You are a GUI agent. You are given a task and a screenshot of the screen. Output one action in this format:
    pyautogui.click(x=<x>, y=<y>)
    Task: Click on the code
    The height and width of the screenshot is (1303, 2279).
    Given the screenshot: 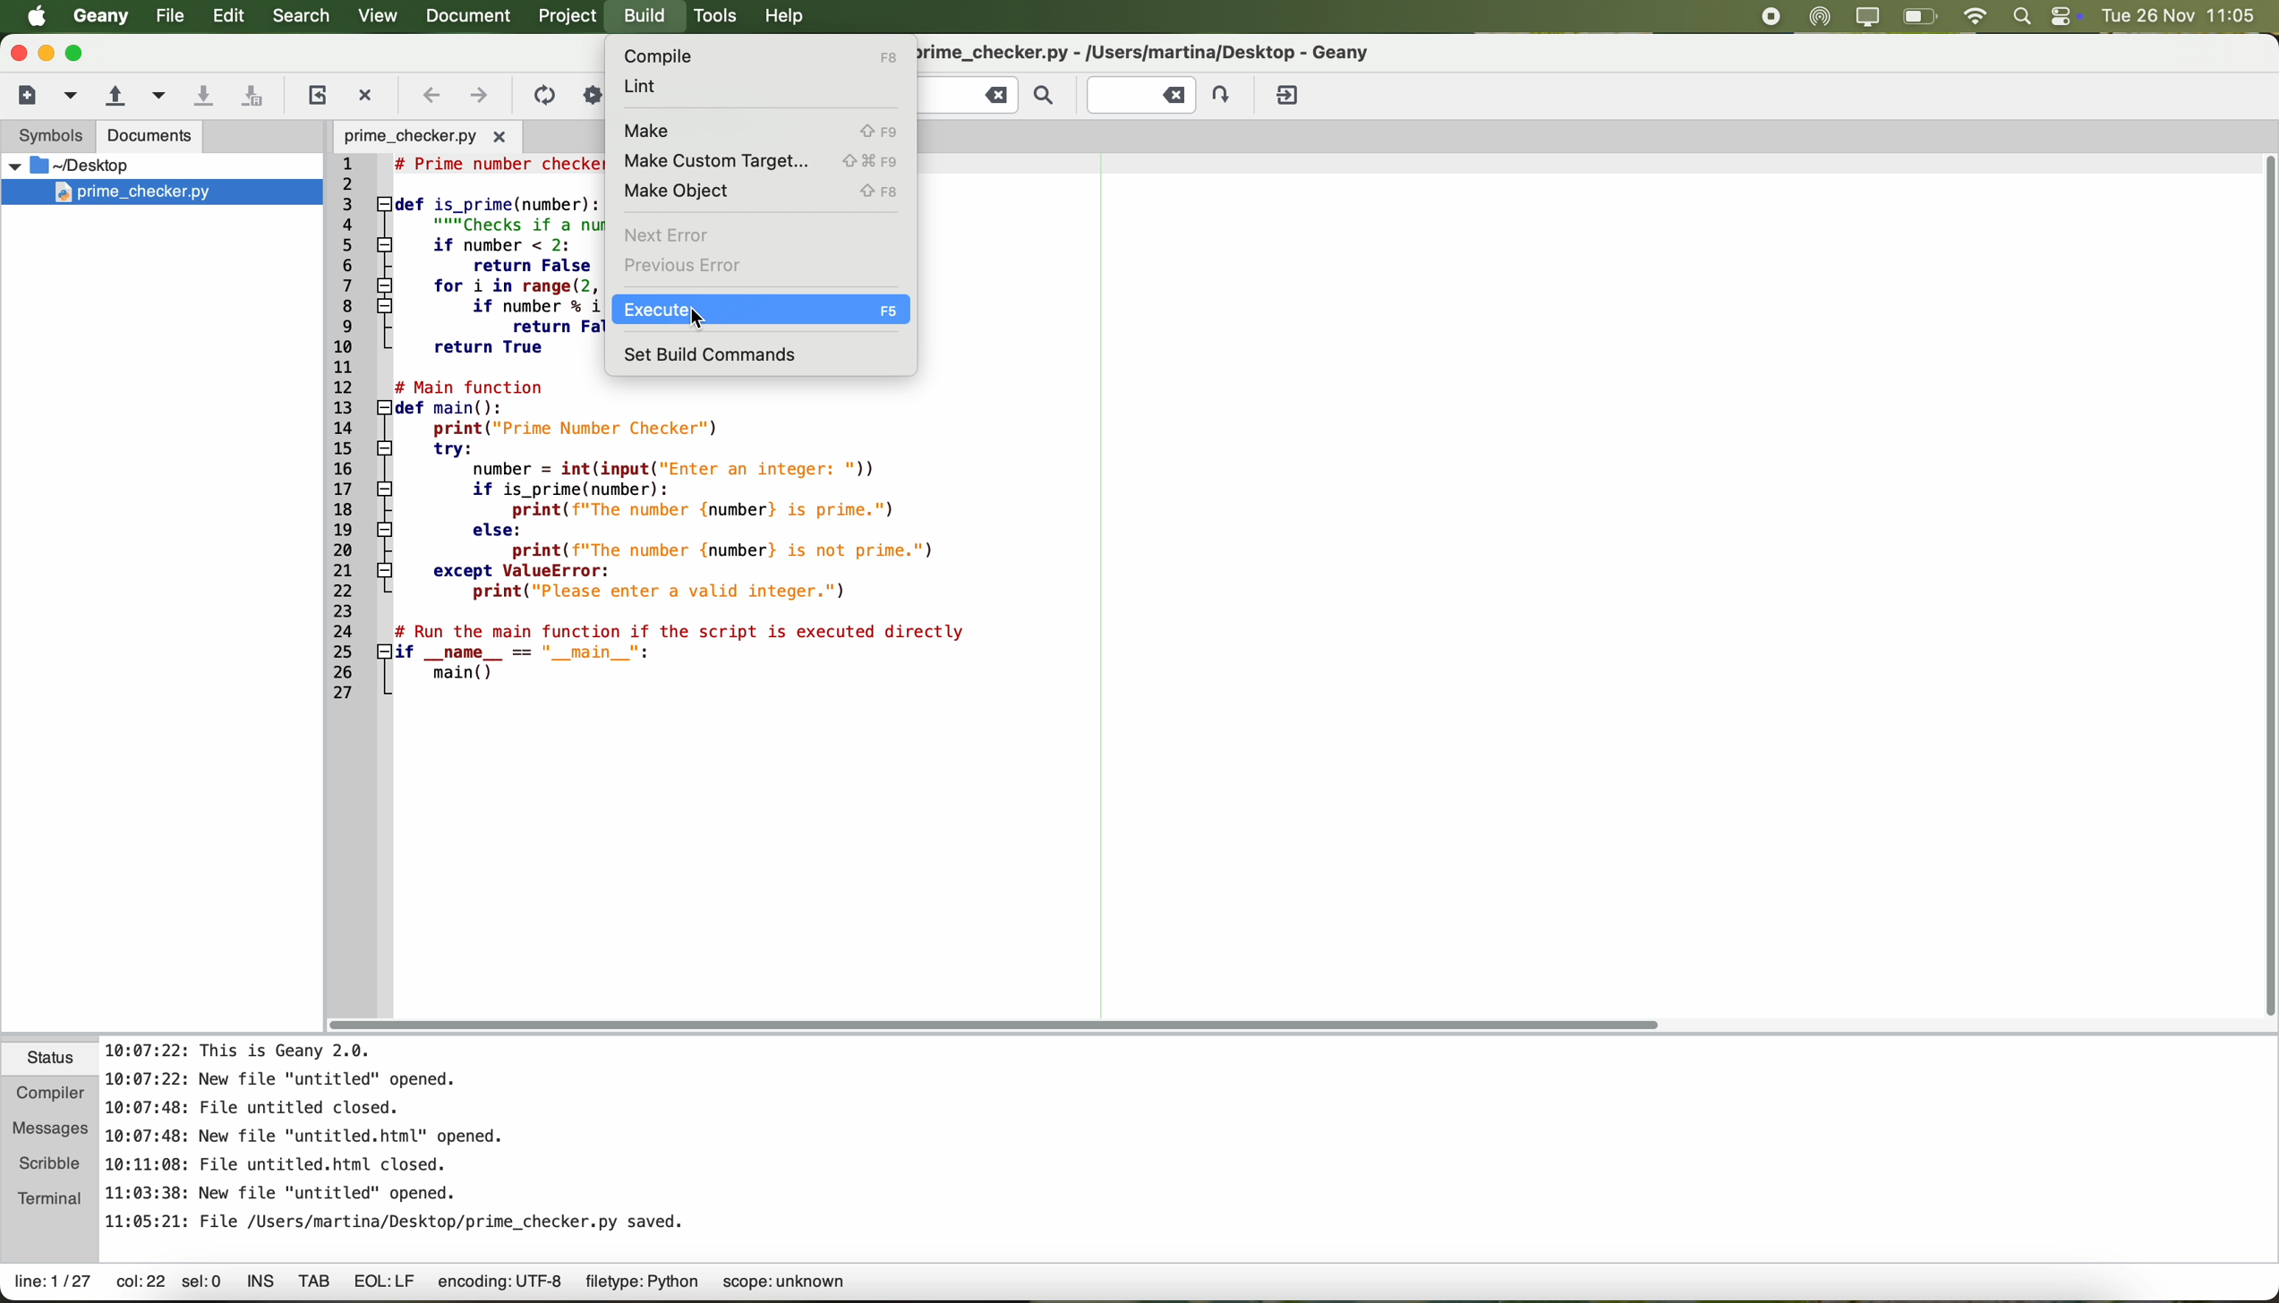 What is the action you would take?
    pyautogui.click(x=803, y=547)
    